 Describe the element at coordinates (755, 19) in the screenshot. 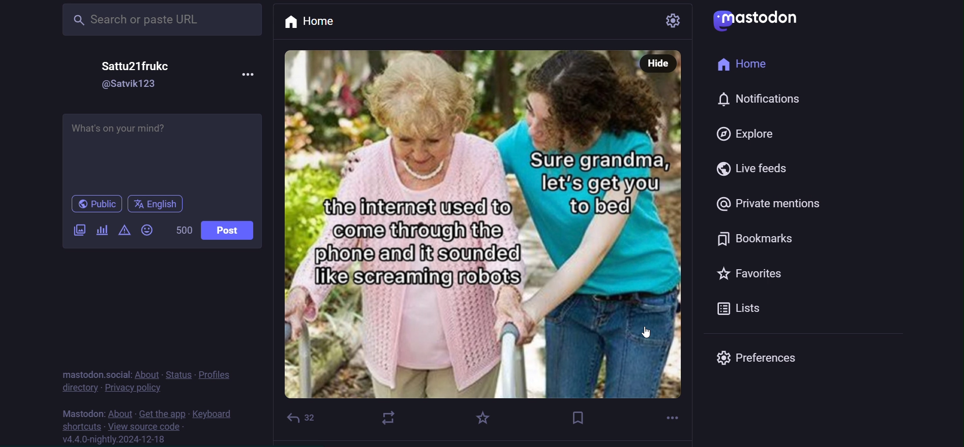

I see `logo` at that location.